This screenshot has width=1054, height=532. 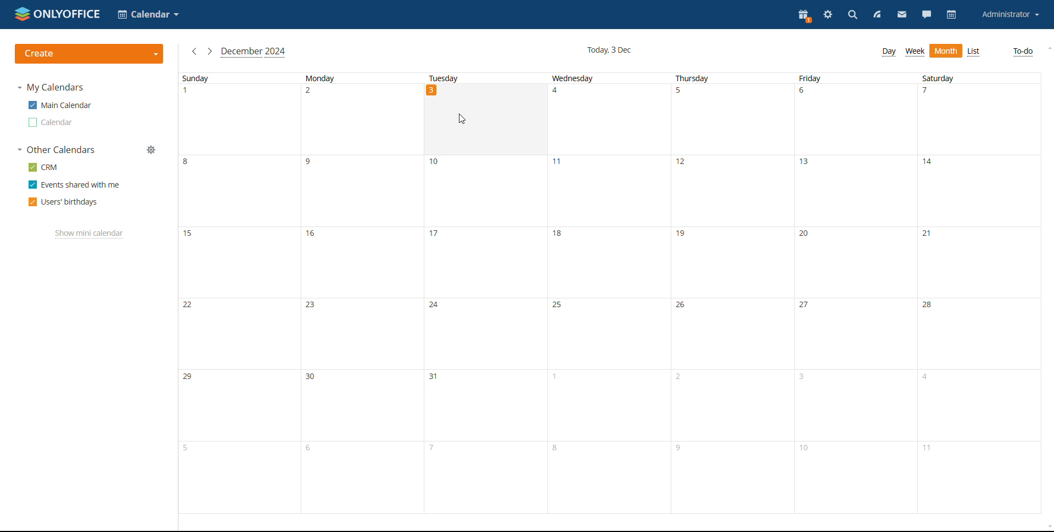 What do you see at coordinates (974, 52) in the screenshot?
I see `list view` at bounding box center [974, 52].